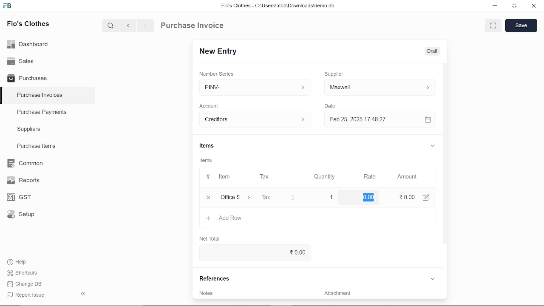 The height and width of the screenshot is (306, 544). What do you see at coordinates (25, 295) in the screenshot?
I see `J Report Issue` at bounding box center [25, 295].